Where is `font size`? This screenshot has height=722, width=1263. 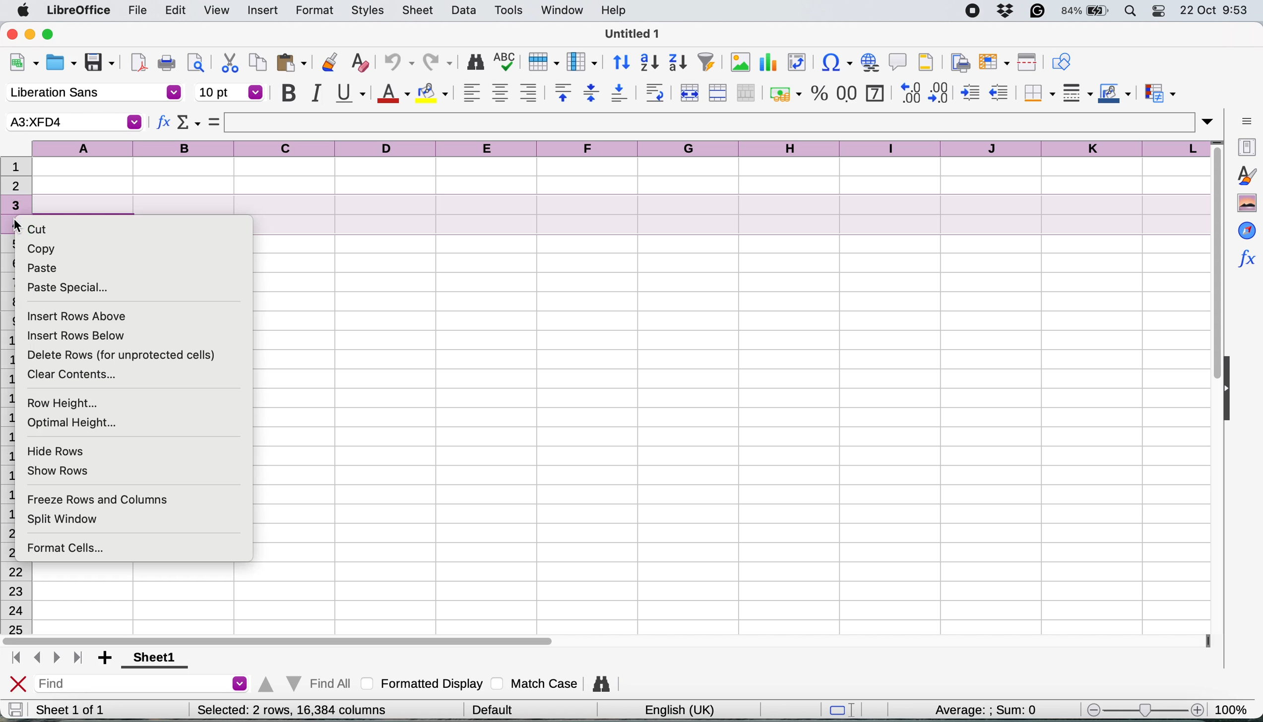 font size is located at coordinates (230, 92).